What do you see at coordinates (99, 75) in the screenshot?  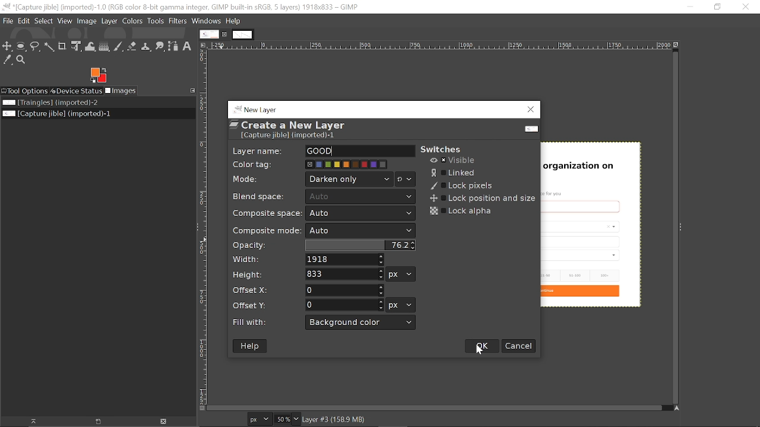 I see `Foreground tool` at bounding box center [99, 75].